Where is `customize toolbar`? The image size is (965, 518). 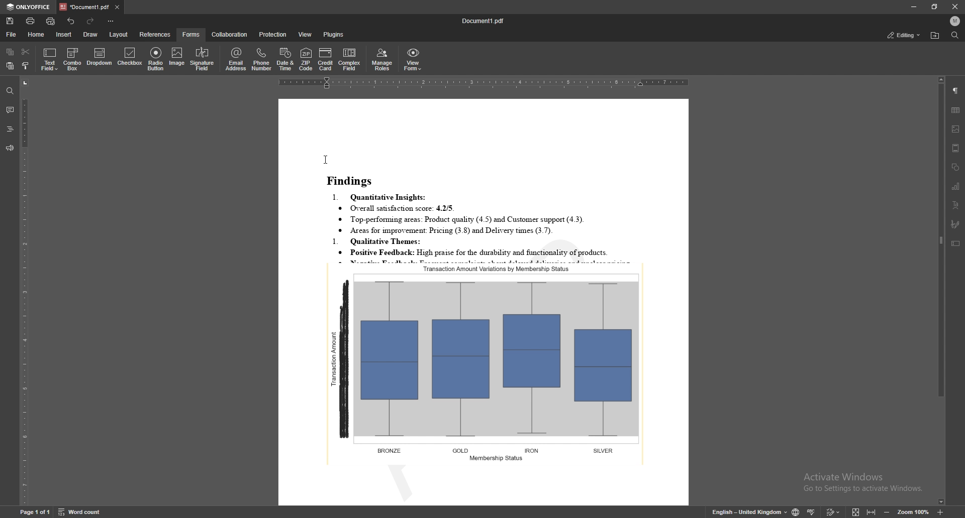
customize toolbar is located at coordinates (112, 22).